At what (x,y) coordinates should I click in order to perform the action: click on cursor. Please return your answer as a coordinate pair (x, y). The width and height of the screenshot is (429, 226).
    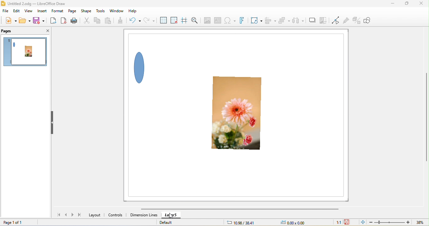
    Looking at the image, I should click on (171, 216).